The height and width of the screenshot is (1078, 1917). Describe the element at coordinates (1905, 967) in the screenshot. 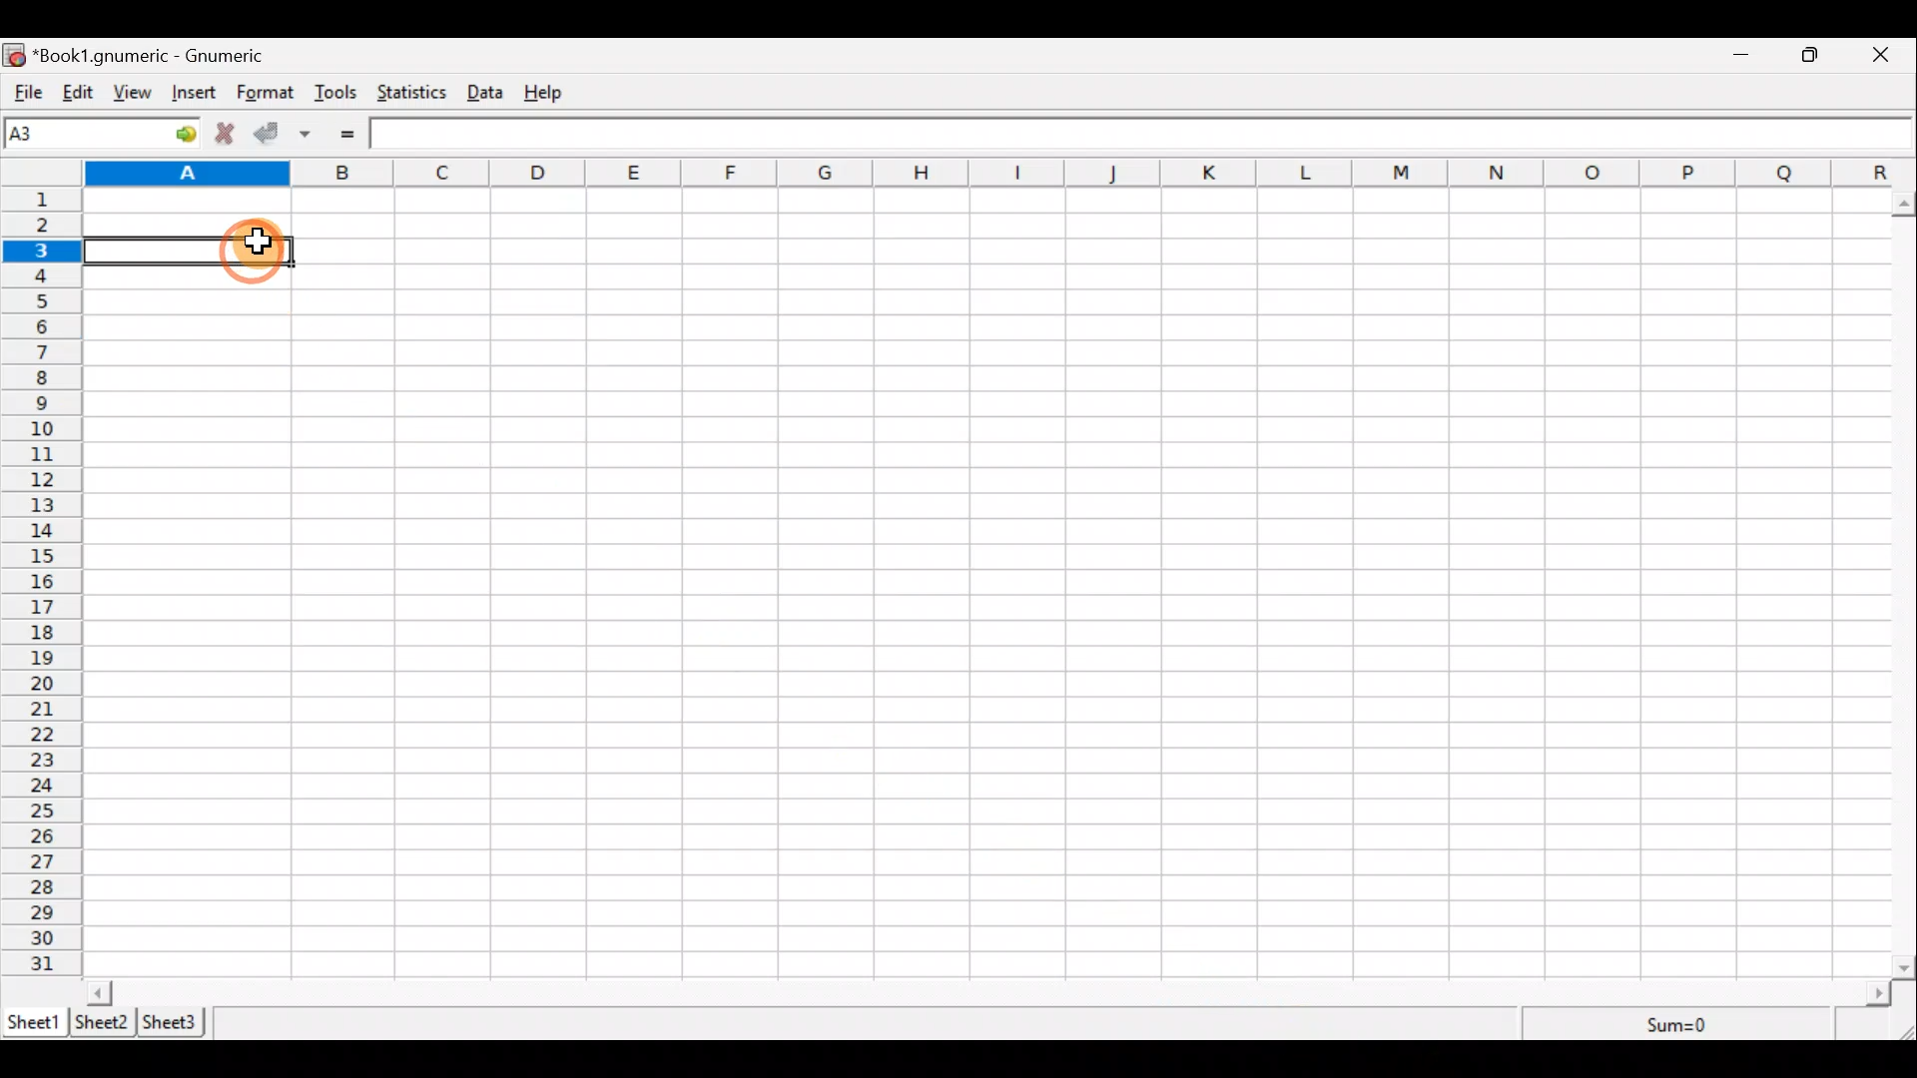

I see `scroll down` at that location.